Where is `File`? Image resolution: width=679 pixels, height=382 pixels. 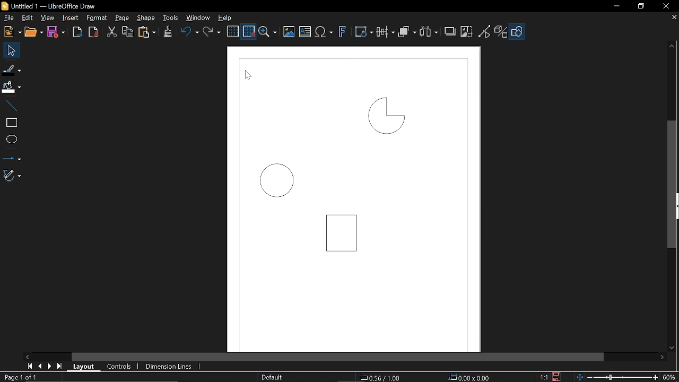 File is located at coordinates (9, 17).